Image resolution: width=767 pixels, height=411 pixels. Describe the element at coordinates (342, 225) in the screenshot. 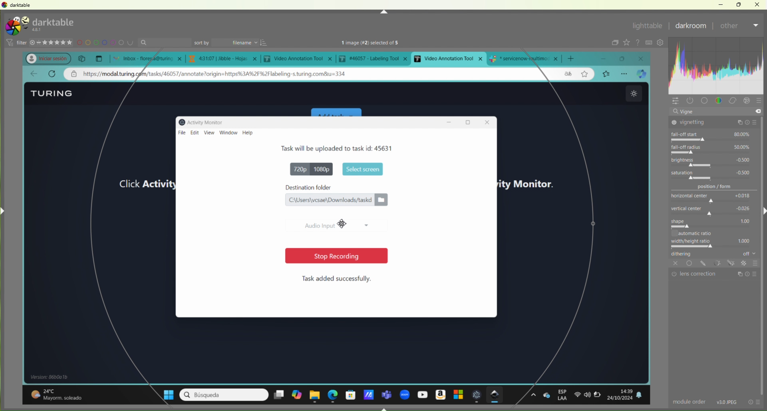

I see `Cursor` at that location.